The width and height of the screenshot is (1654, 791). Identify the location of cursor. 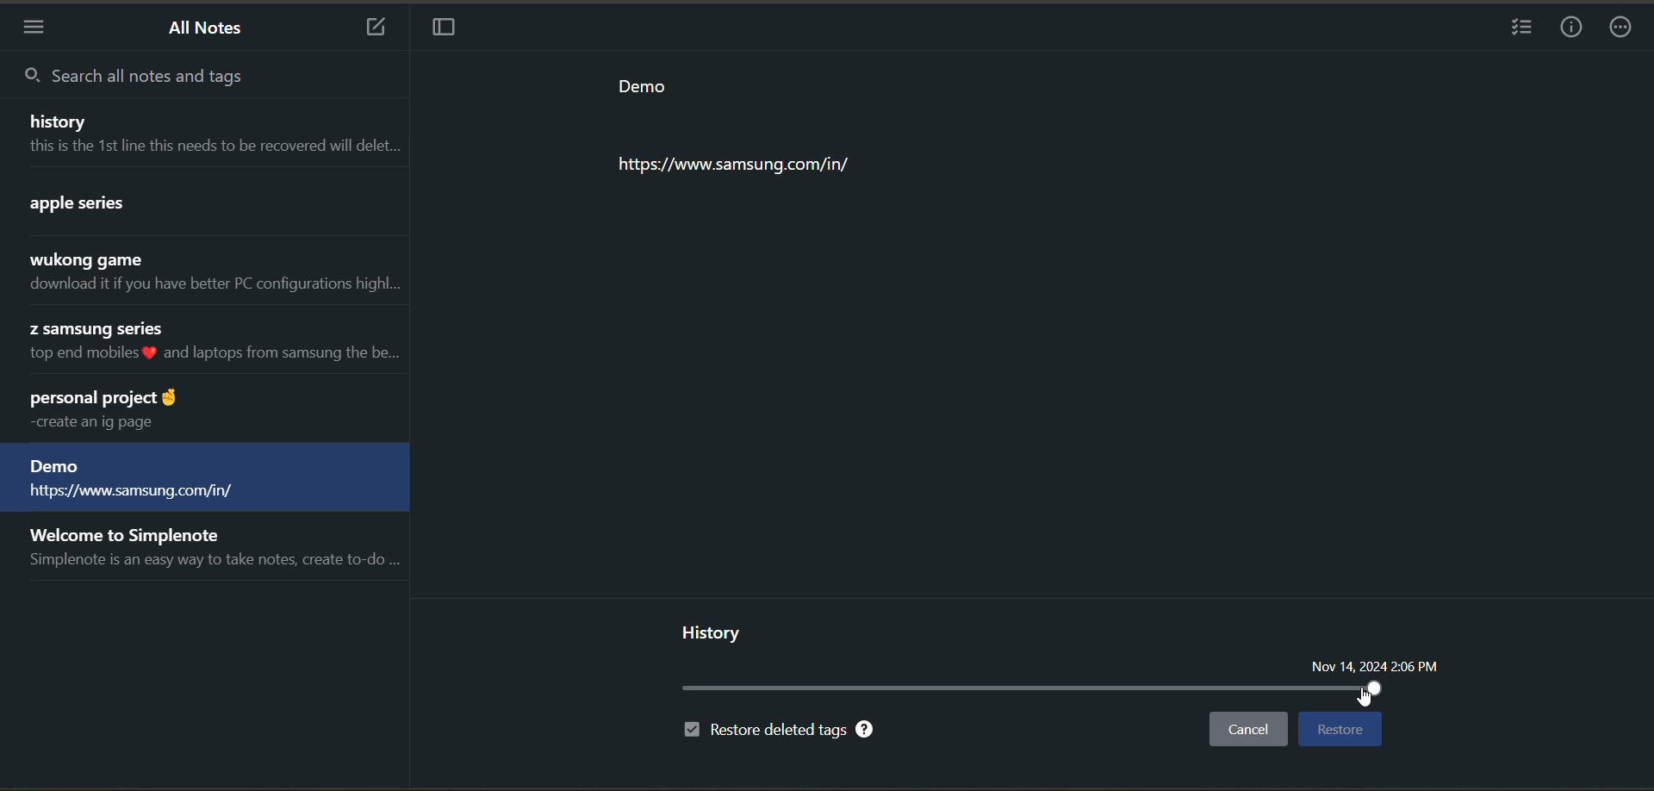
(1371, 699).